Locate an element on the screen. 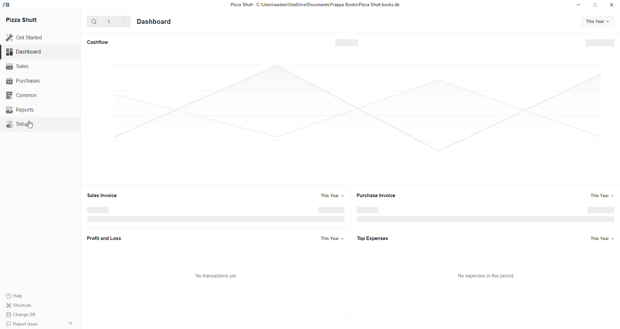  Top Expenses  is located at coordinates (375, 238).